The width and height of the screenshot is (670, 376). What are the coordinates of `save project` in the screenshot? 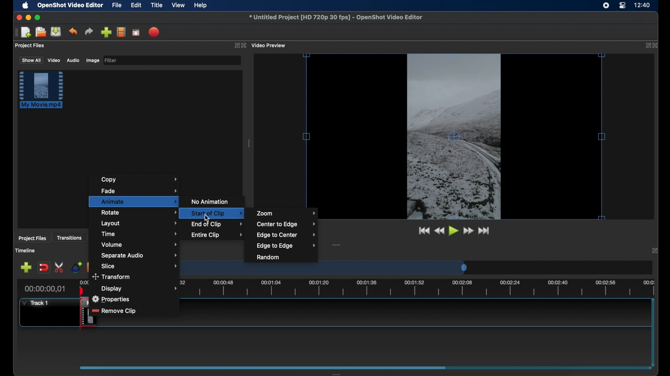 It's located at (56, 32).